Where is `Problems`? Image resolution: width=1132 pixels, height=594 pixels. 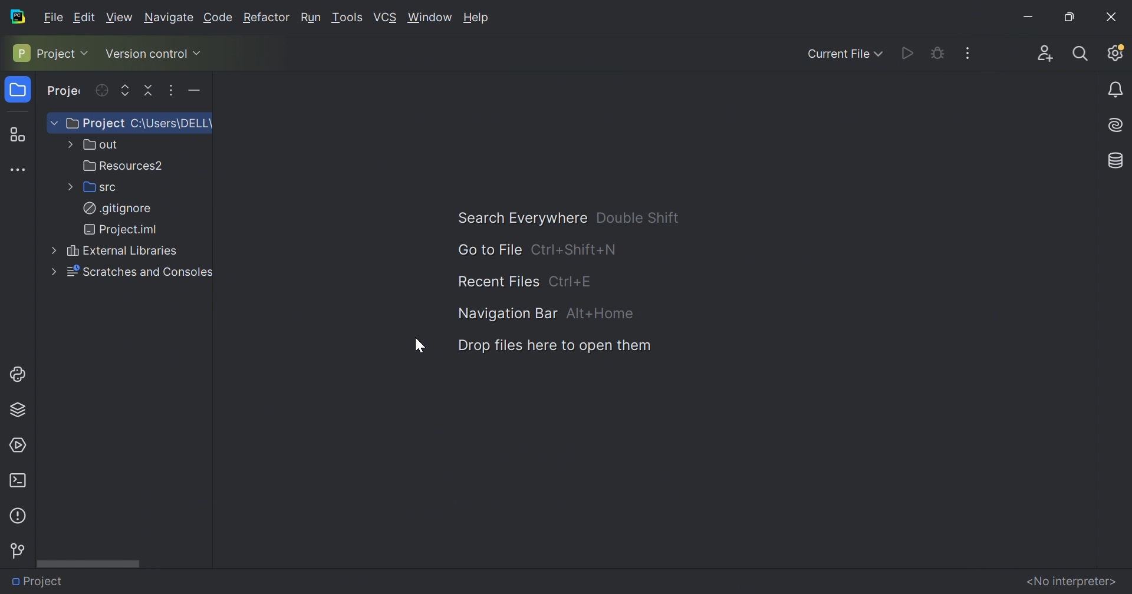 Problems is located at coordinates (17, 514).